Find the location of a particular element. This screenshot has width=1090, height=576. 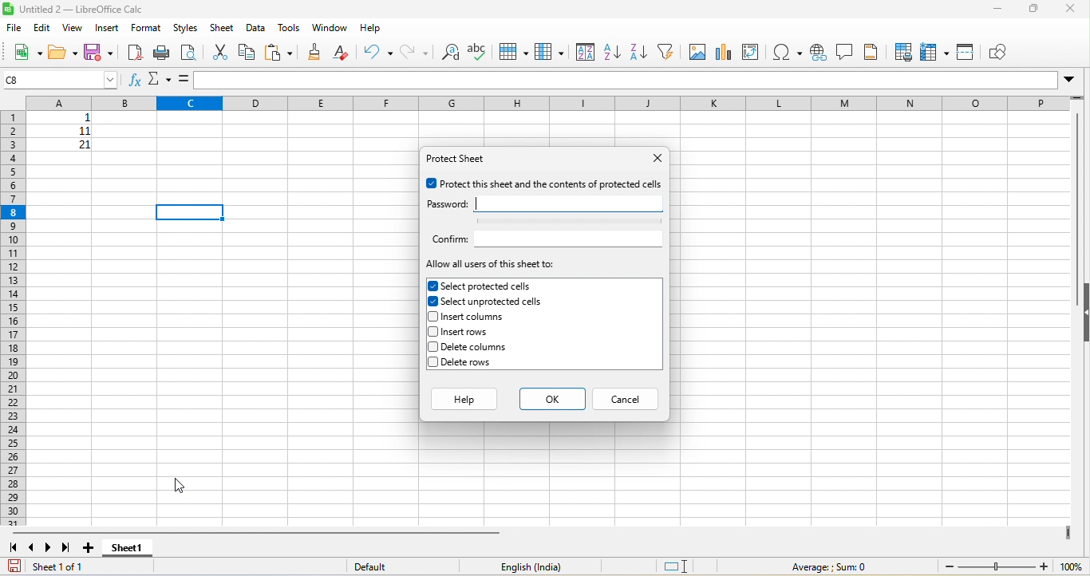

find and replace is located at coordinates (448, 52).